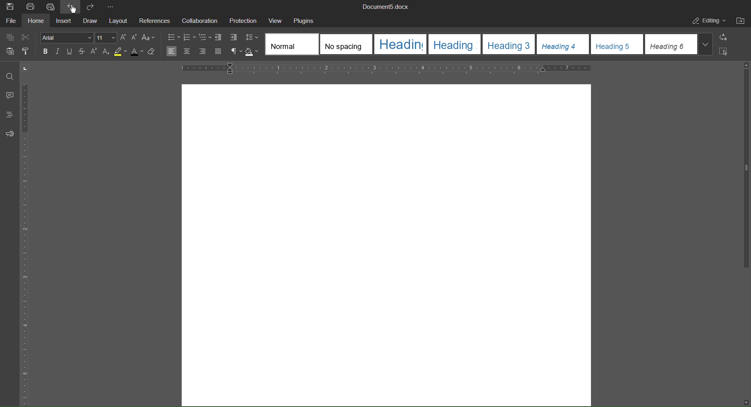 This screenshot has height=407, width=751. Describe the element at coordinates (137, 51) in the screenshot. I see `Text Color` at that location.